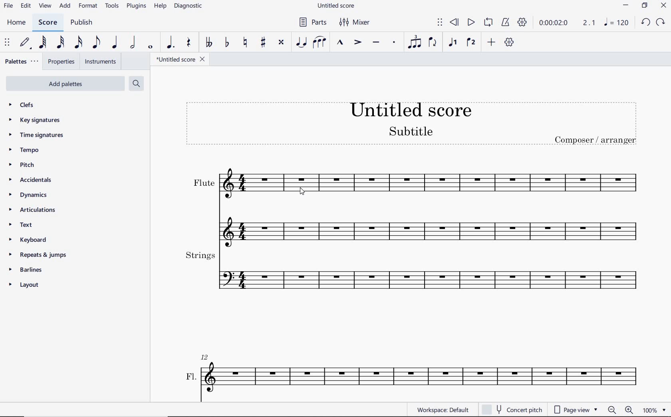 Image resolution: width=671 pixels, height=417 pixels. I want to click on 64TH NOTE, so click(43, 42).